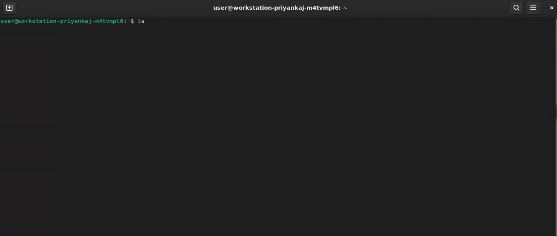 This screenshot has height=236, width=557. What do you see at coordinates (283, 8) in the screenshot?
I see `user@workstation-priyankaj-m4tvmpl6: ~` at bounding box center [283, 8].